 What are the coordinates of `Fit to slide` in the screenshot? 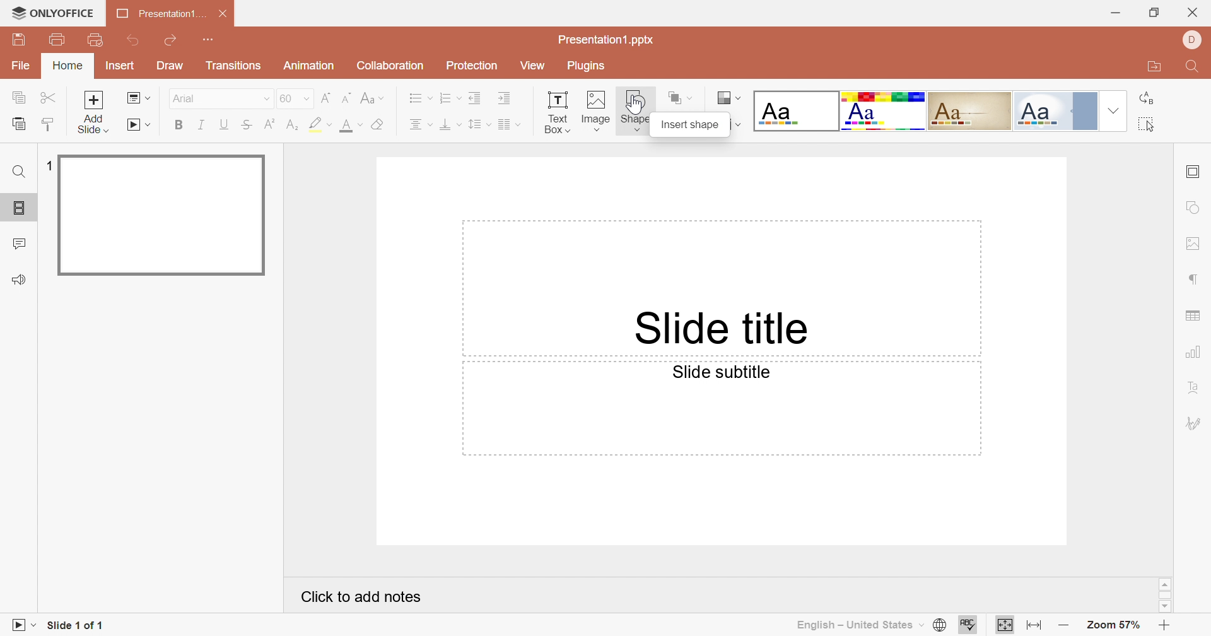 It's located at (1003, 625).